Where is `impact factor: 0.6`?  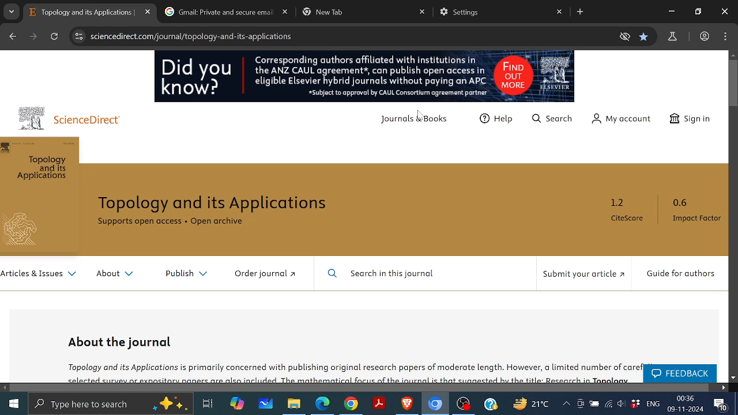
impact factor: 0.6 is located at coordinates (692, 210).